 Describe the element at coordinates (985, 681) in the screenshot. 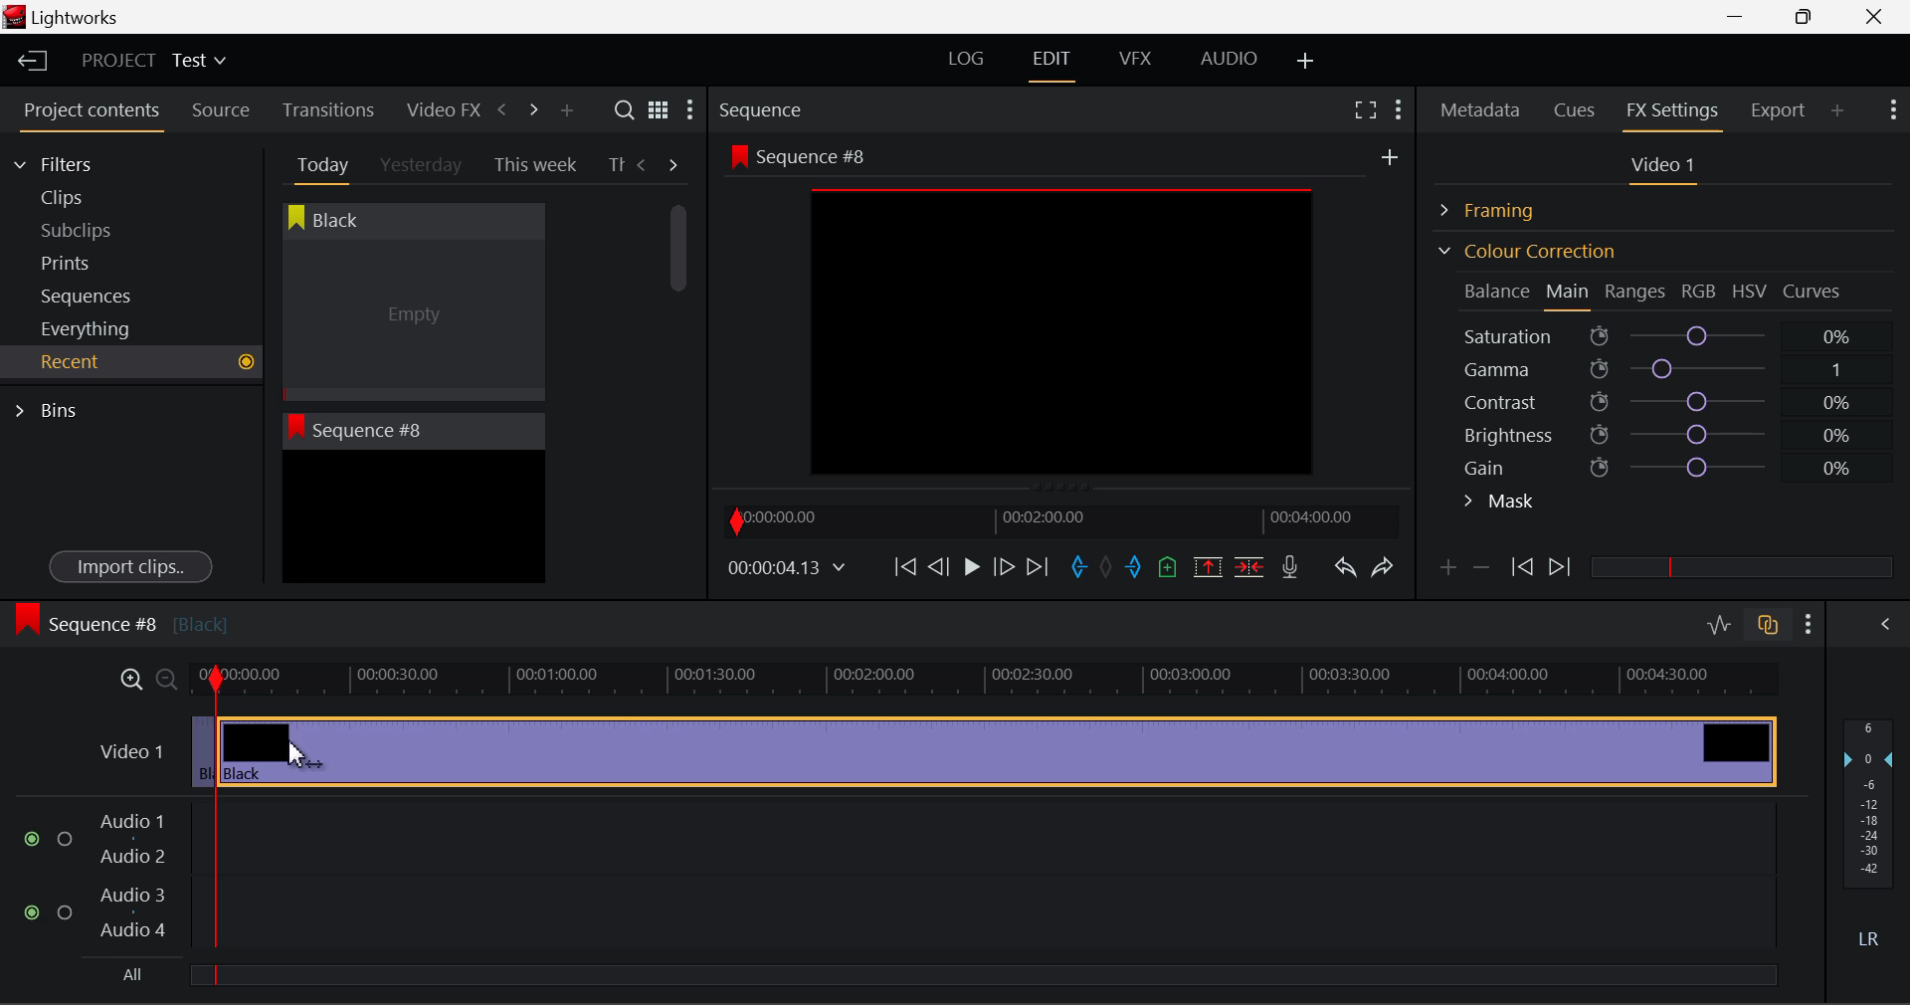

I see `Project Timeline` at that location.